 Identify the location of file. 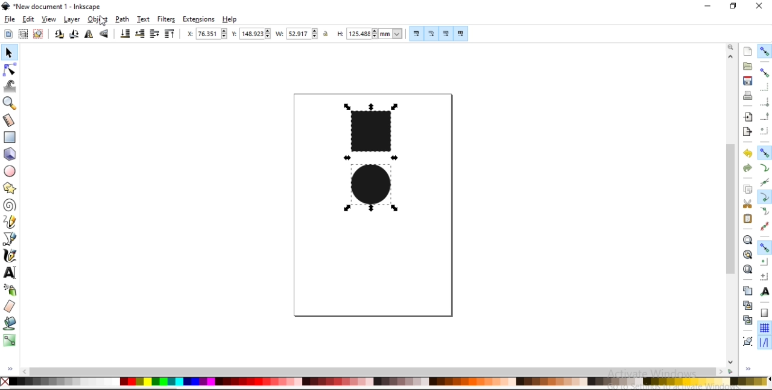
(10, 19).